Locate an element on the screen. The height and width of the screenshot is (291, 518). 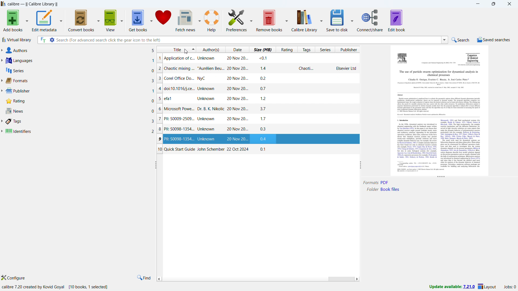
resize is located at coordinates (441, 177).